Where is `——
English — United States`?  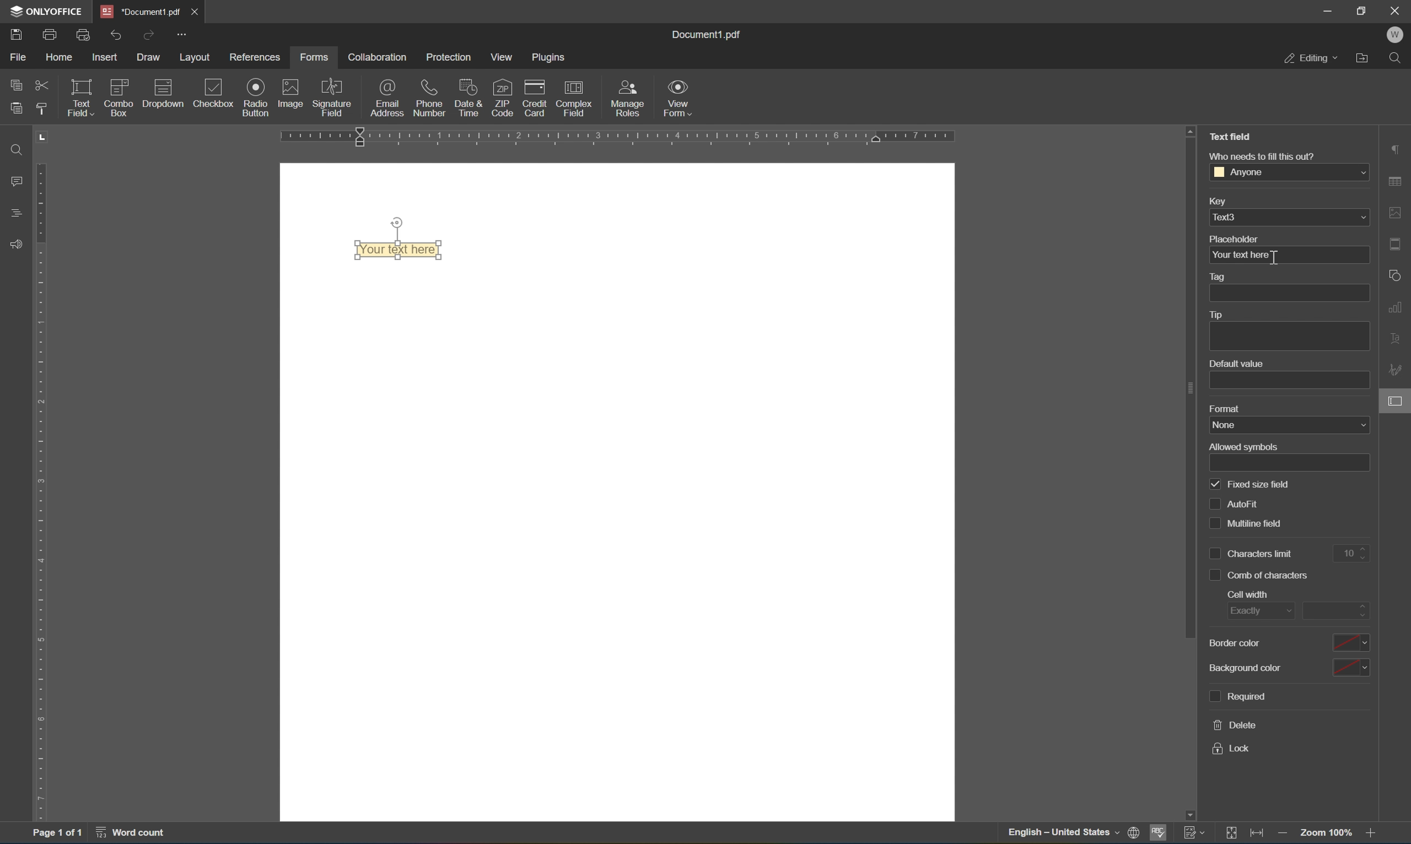 ——
English — United States is located at coordinates (1051, 835).